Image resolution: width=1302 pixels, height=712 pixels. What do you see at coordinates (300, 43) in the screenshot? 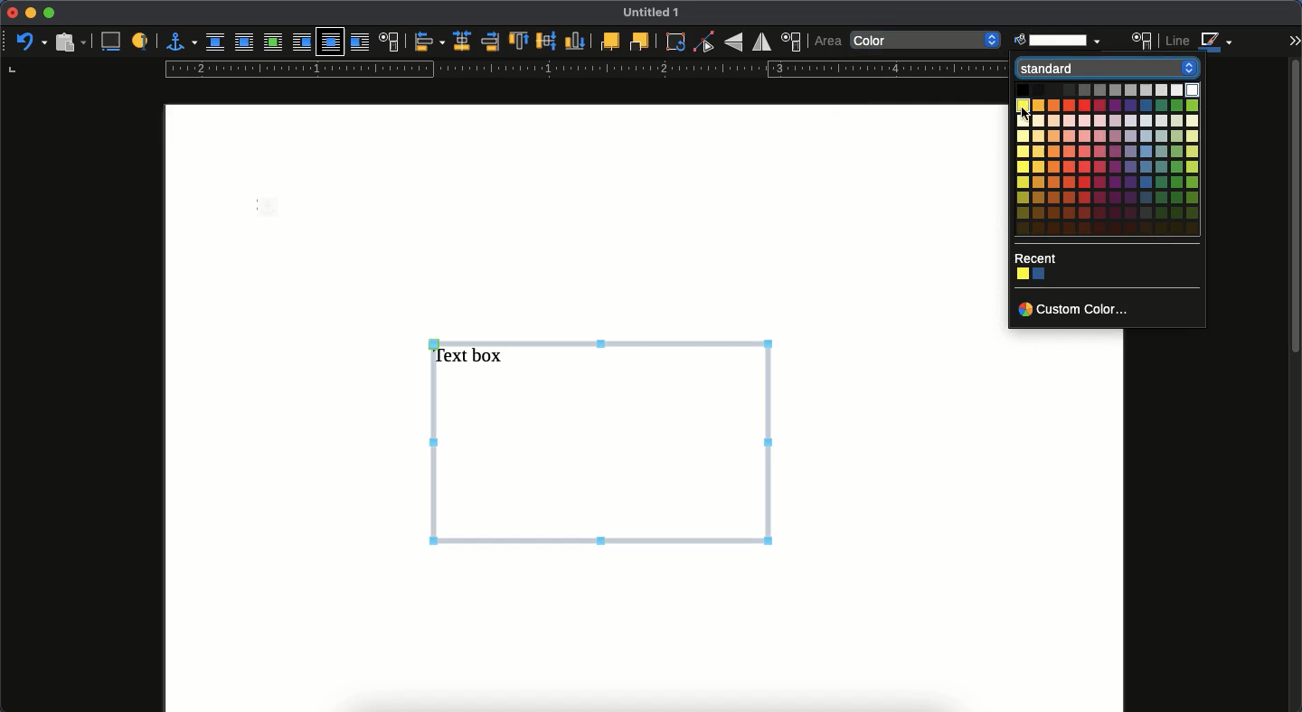
I see `before` at bounding box center [300, 43].